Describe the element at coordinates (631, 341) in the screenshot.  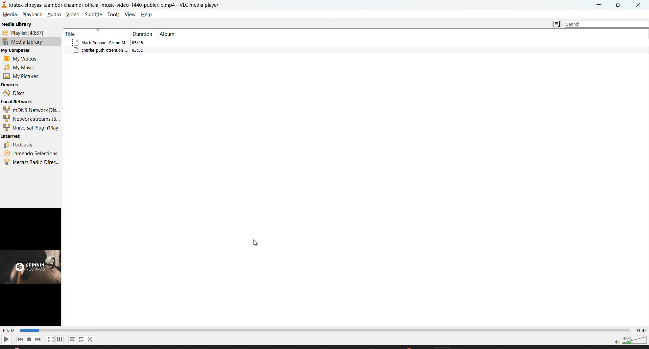
I see `volume` at that location.